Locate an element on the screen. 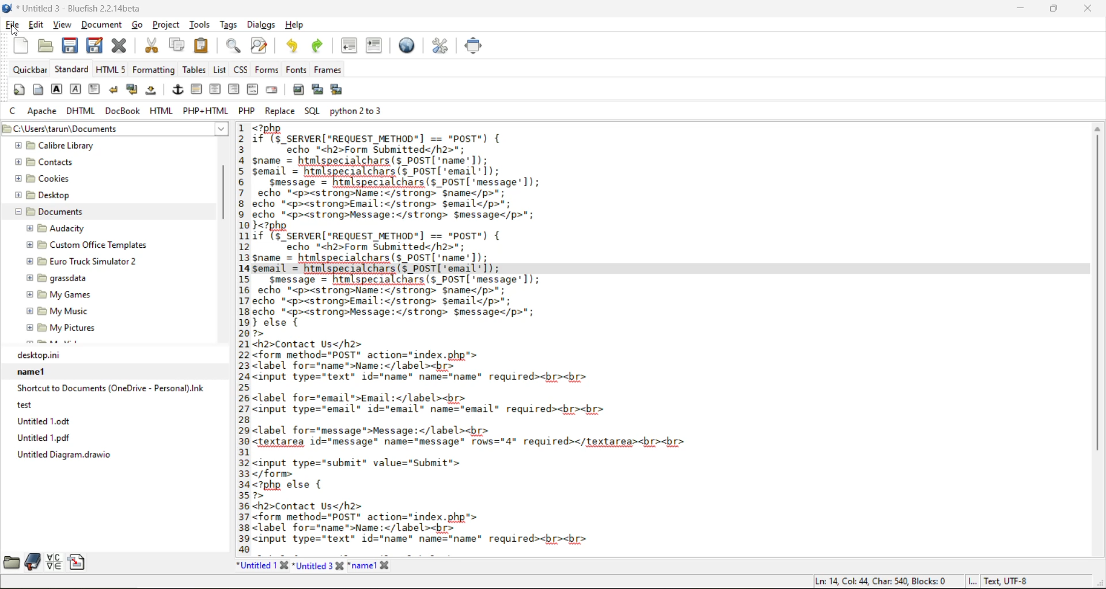 The image size is (1106, 589). line number is located at coordinates (240, 338).